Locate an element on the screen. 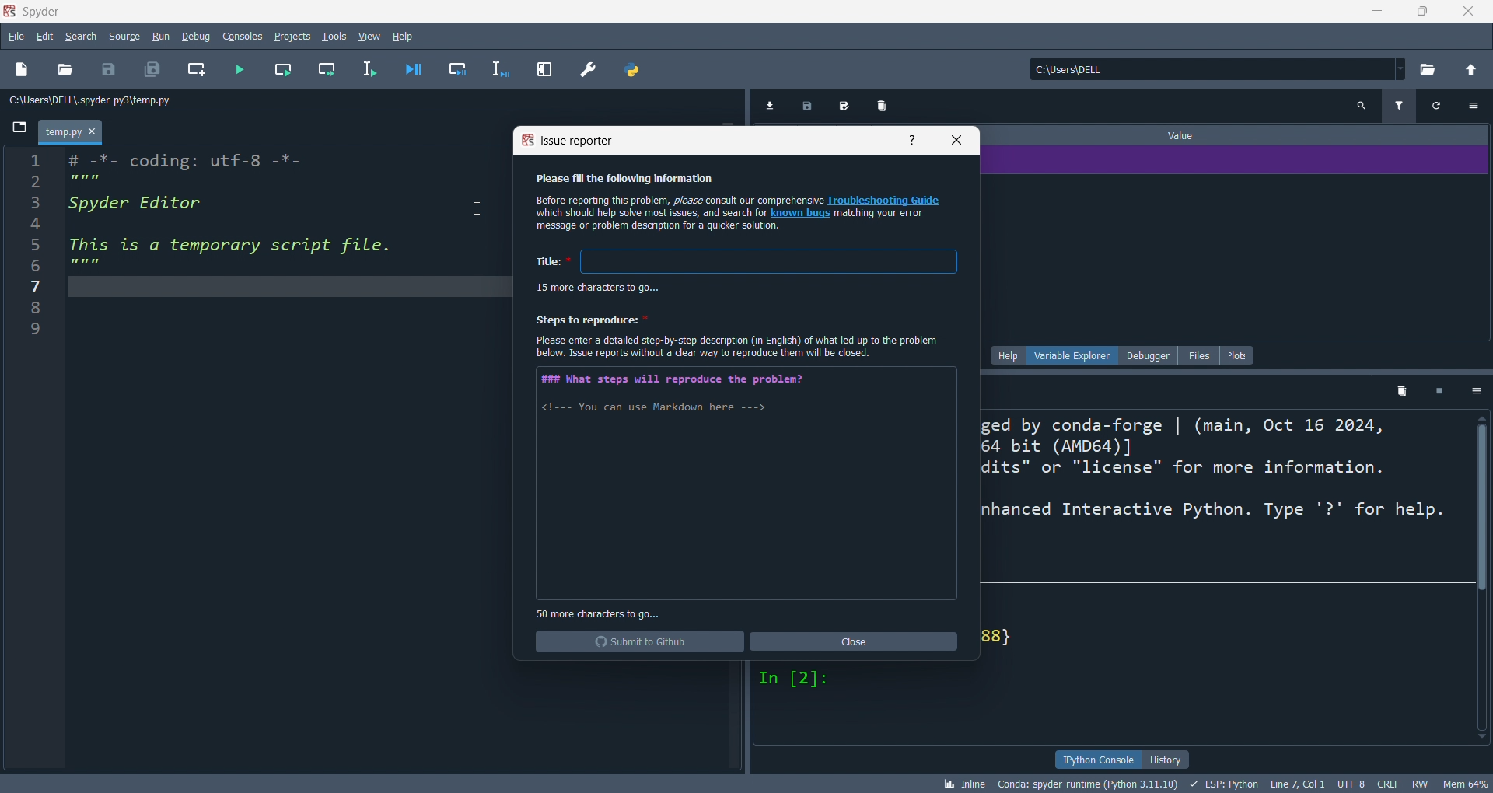 The image size is (1493, 793). known bugs  is located at coordinates (802, 214).